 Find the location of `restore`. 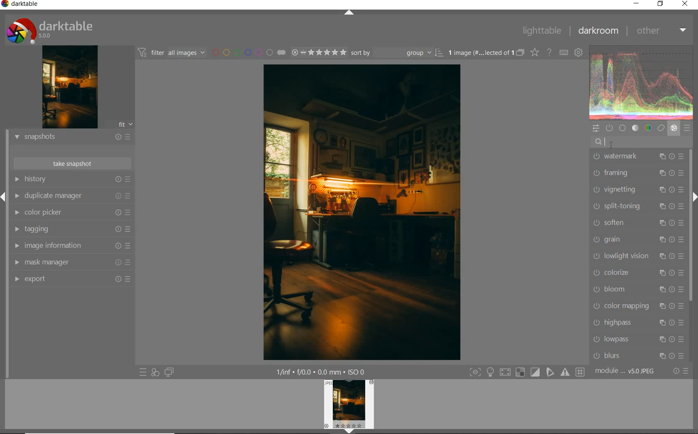

restore is located at coordinates (662, 5).